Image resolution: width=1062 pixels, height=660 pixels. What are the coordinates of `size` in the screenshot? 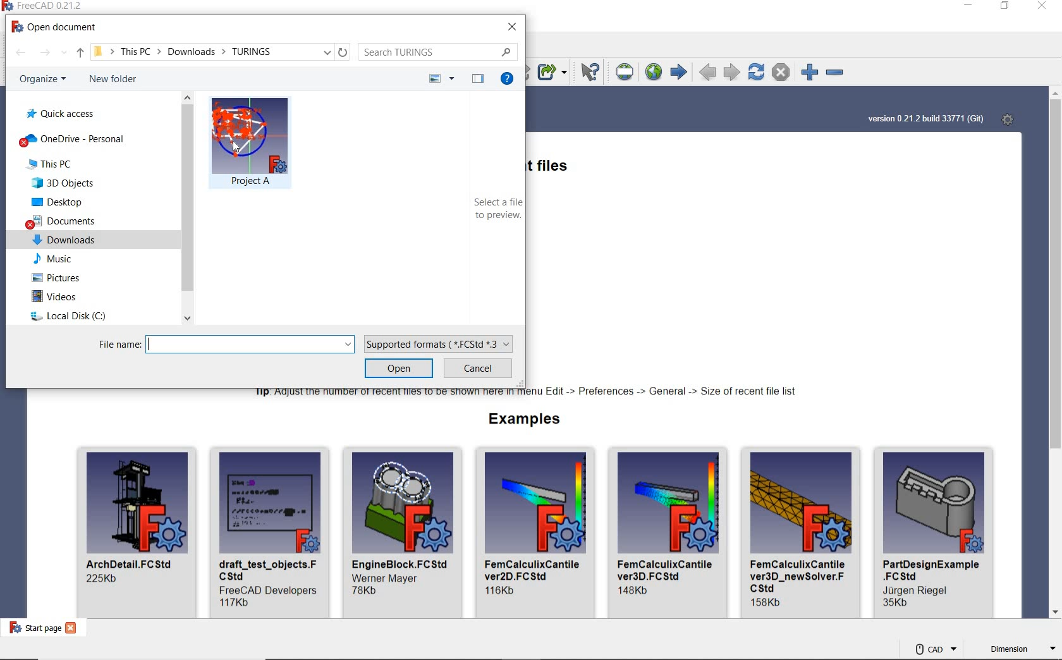 It's located at (636, 590).